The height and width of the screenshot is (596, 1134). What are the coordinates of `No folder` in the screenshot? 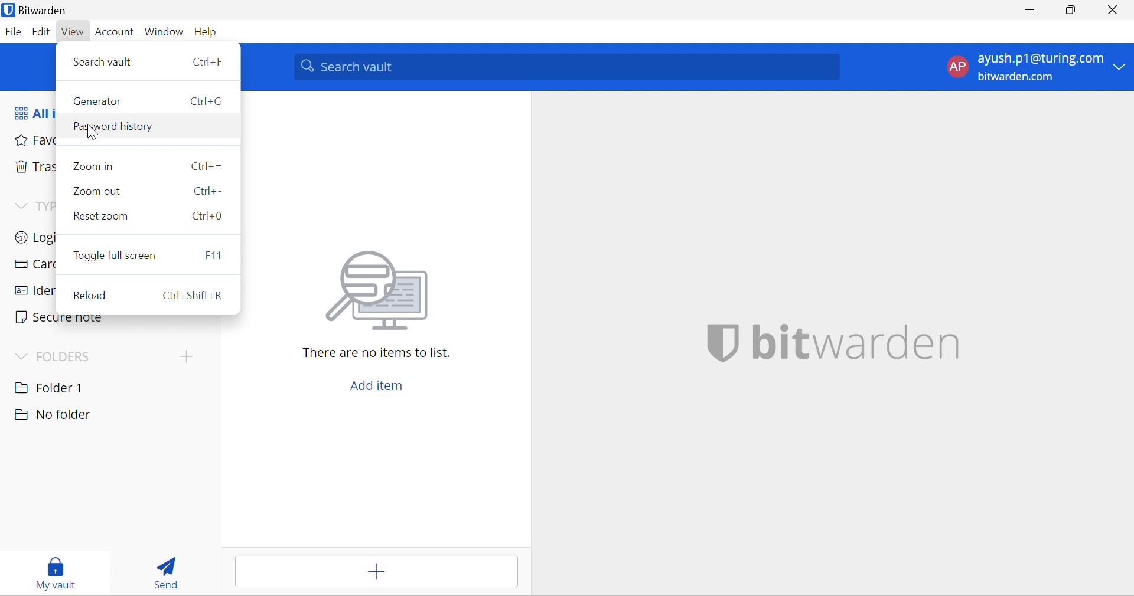 It's located at (54, 415).